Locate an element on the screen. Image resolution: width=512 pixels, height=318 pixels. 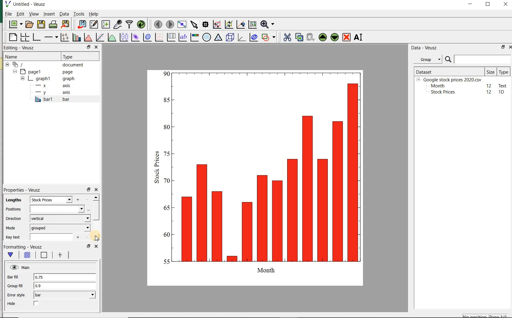
Direction is located at coordinates (14, 219).